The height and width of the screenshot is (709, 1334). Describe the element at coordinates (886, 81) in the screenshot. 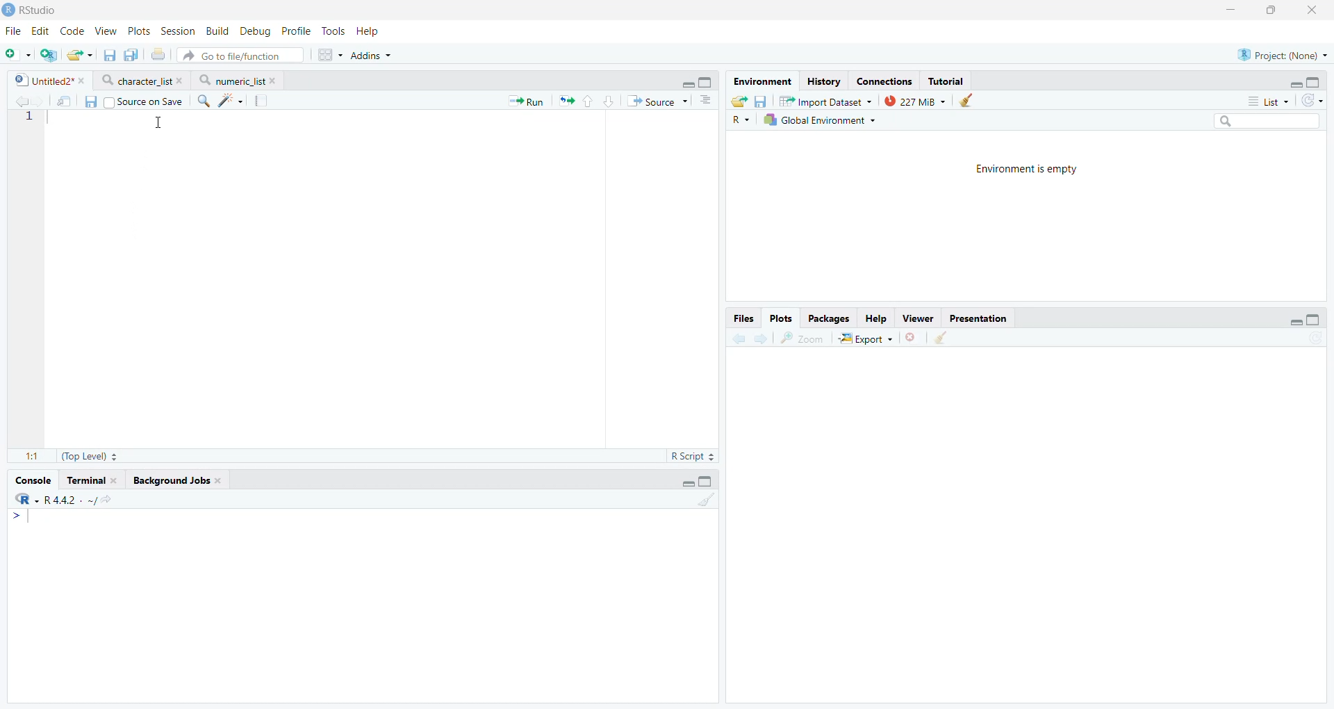

I see `Connections` at that location.